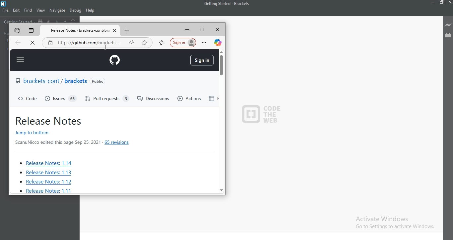  Describe the element at coordinates (32, 30) in the screenshot. I see `plugin manager` at that location.